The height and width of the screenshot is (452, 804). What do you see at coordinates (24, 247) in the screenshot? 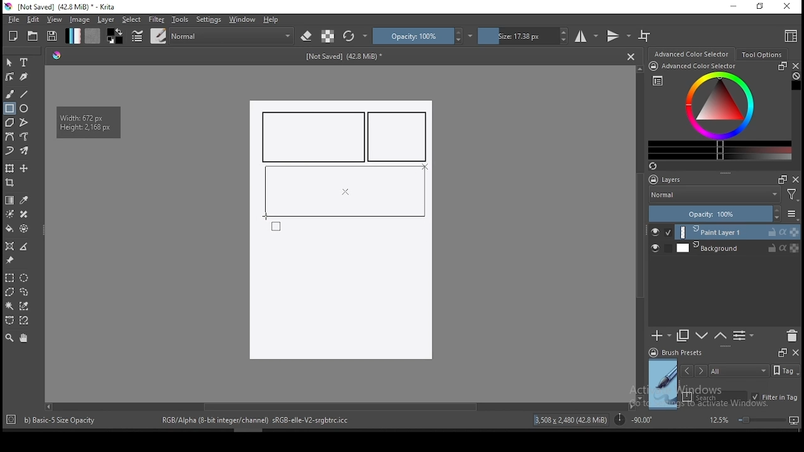
I see `measure distance between two points` at bounding box center [24, 247].